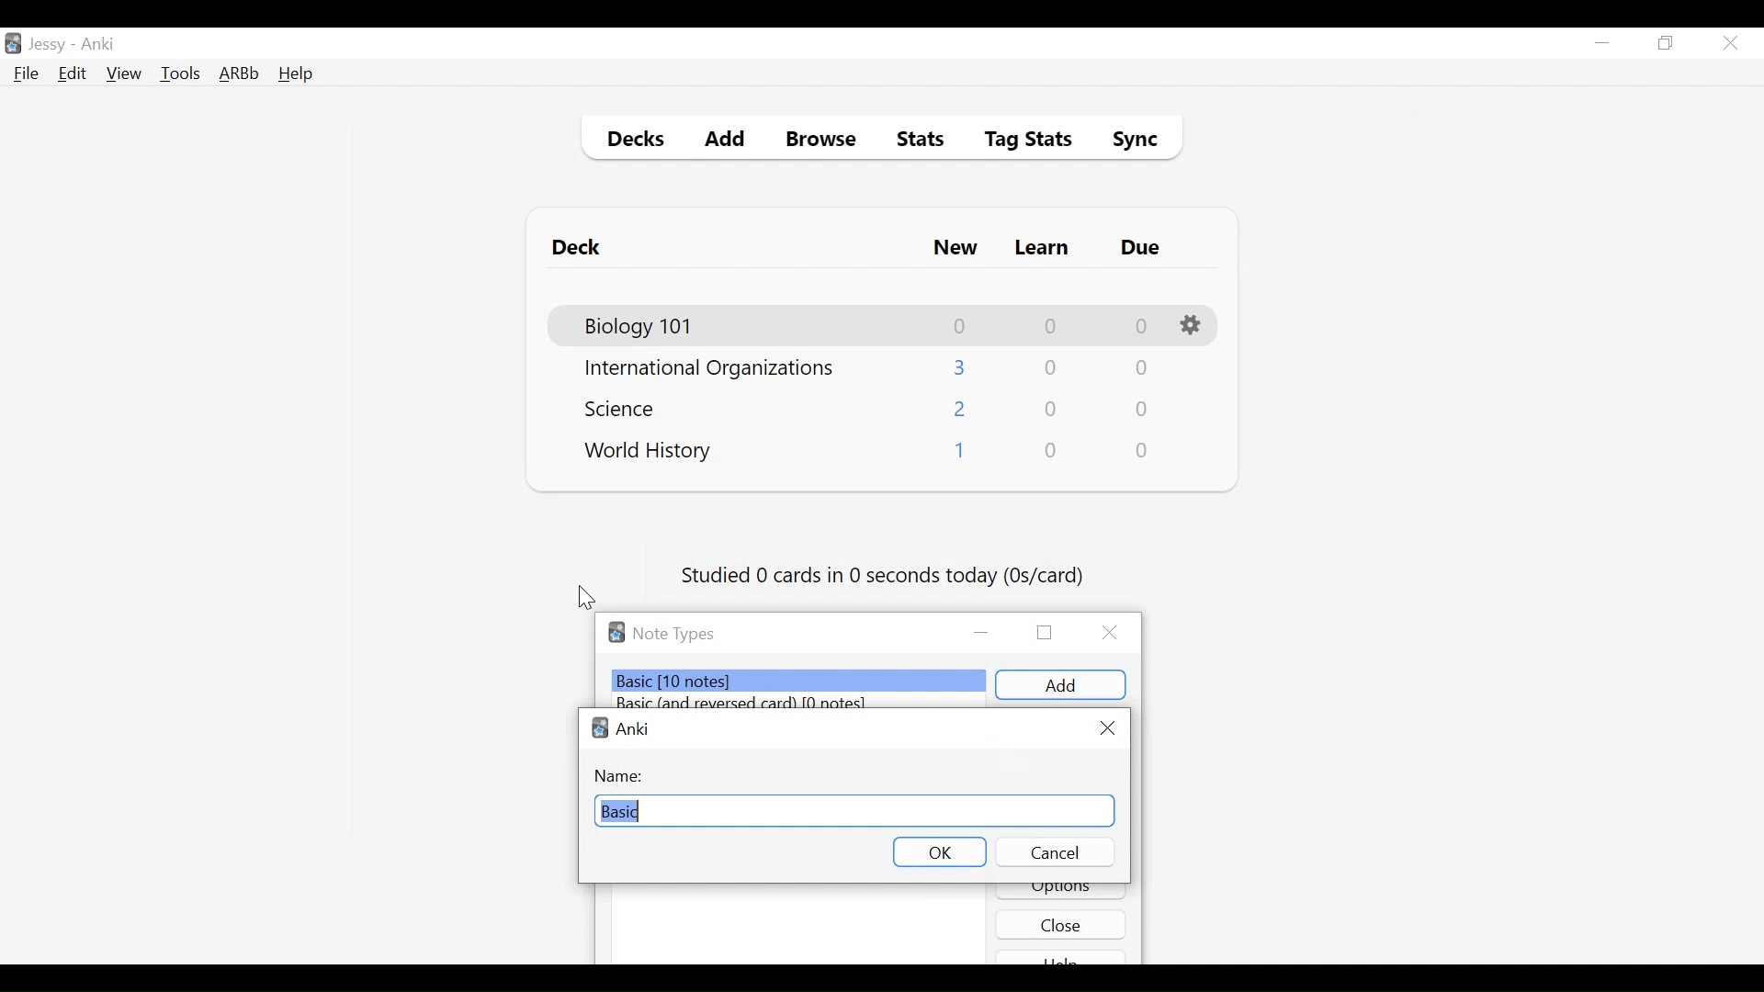 The image size is (1764, 992). I want to click on Deck Name, so click(649, 452).